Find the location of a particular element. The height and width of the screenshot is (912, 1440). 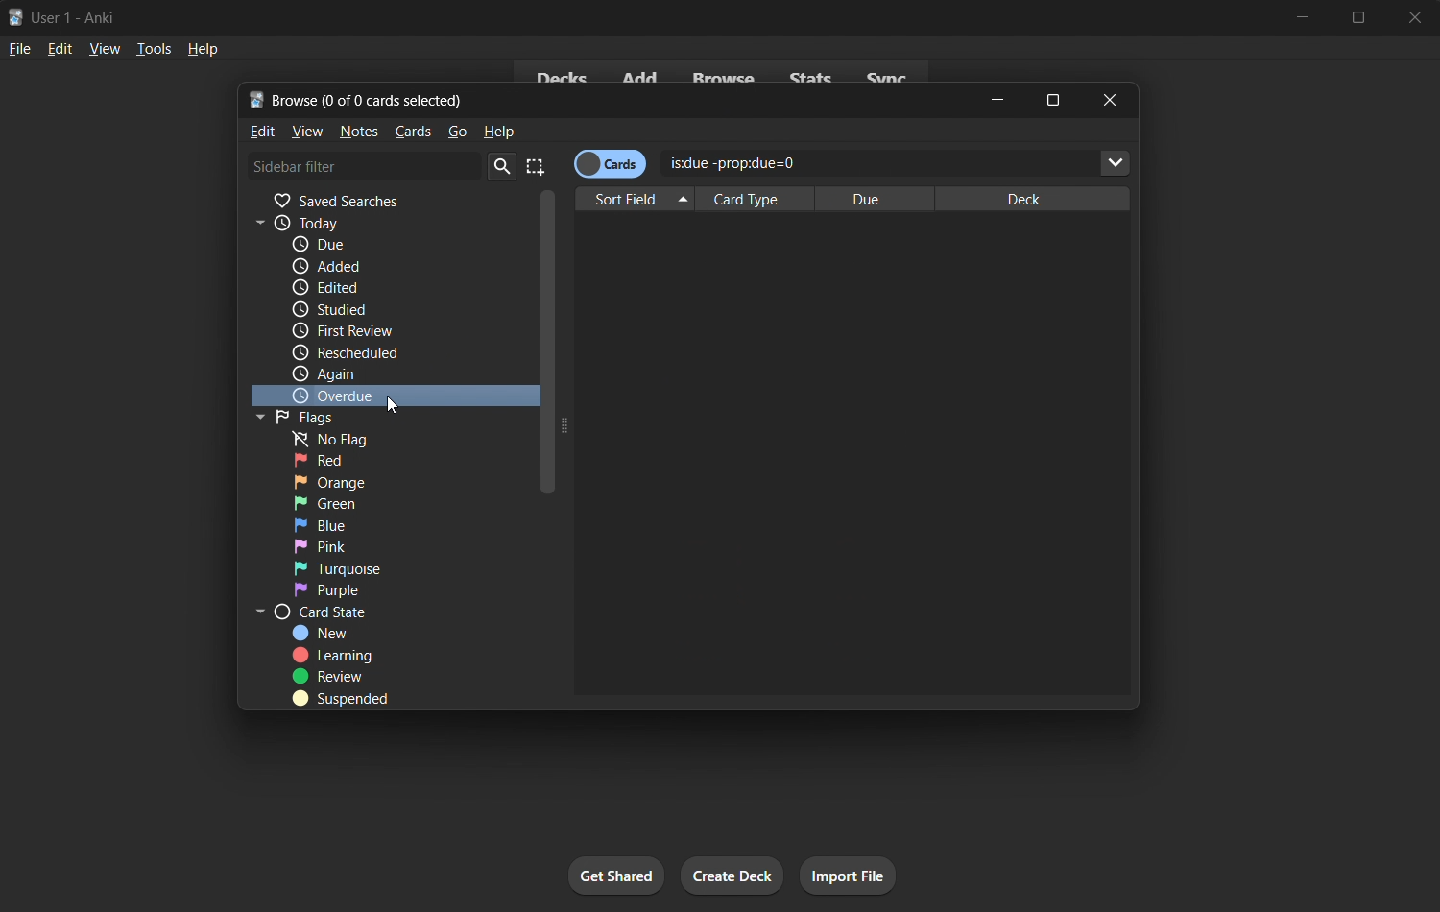

turquoise  is located at coordinates (348, 568).